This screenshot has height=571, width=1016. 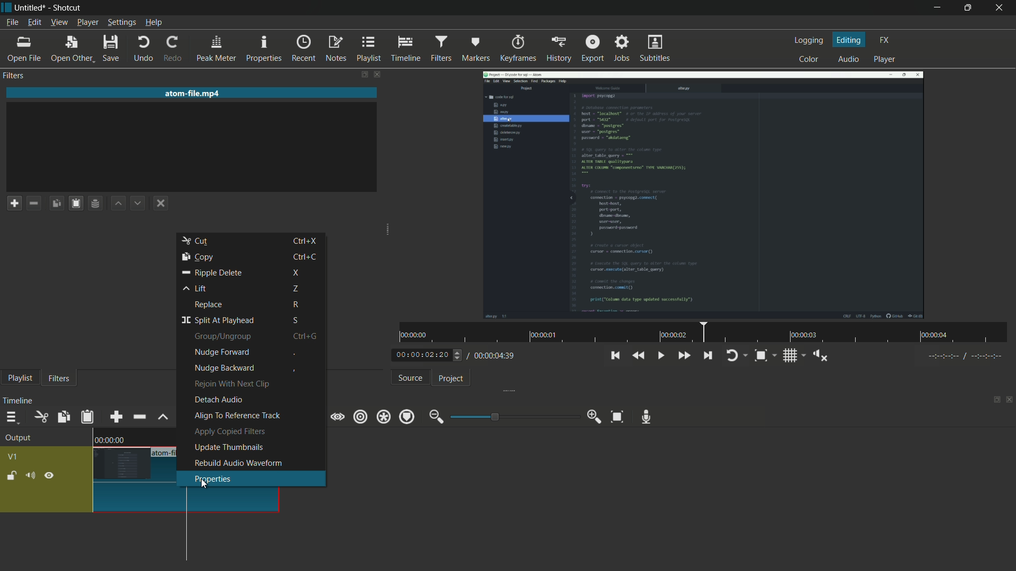 What do you see at coordinates (223, 352) in the screenshot?
I see `nudge forward` at bounding box center [223, 352].